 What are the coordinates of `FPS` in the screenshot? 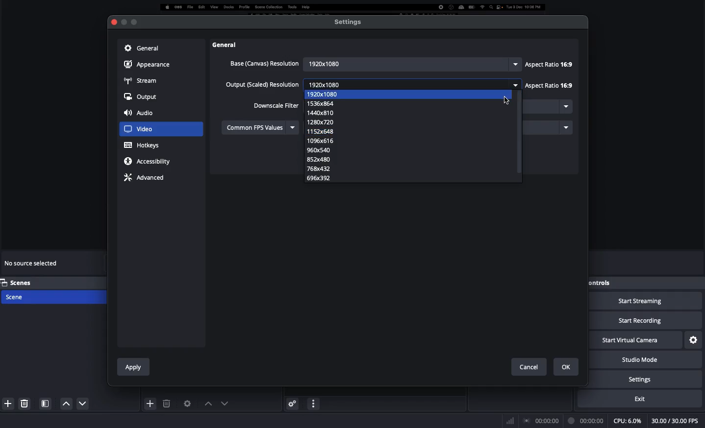 It's located at (677, 421).